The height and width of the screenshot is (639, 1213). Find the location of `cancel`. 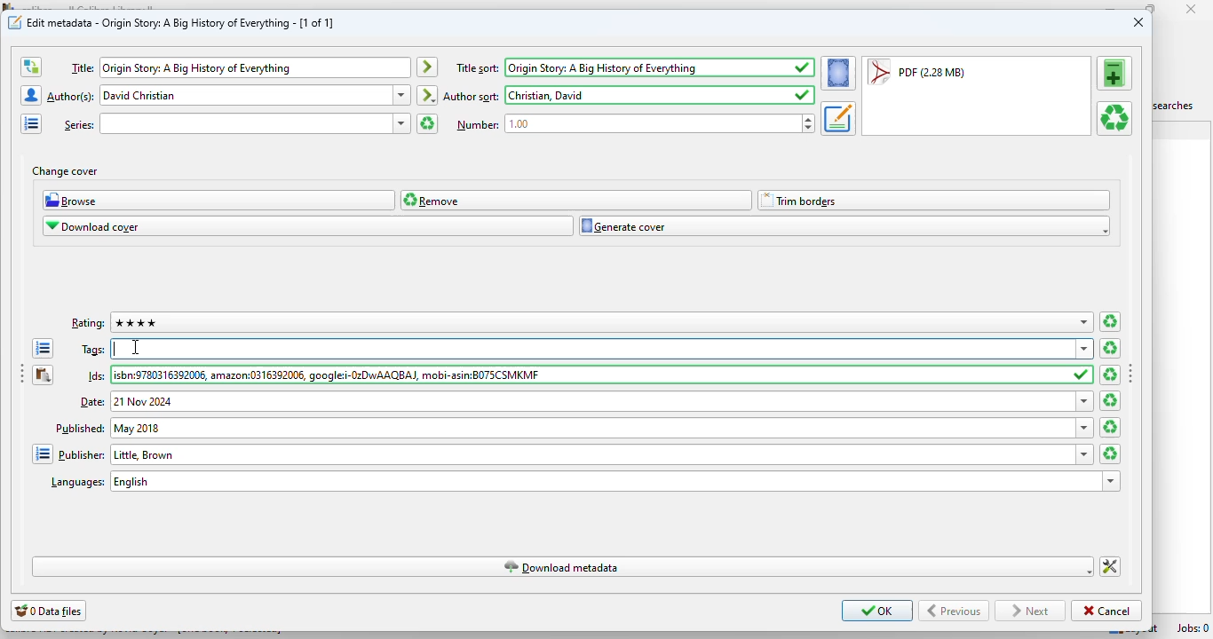

cancel is located at coordinates (1106, 611).